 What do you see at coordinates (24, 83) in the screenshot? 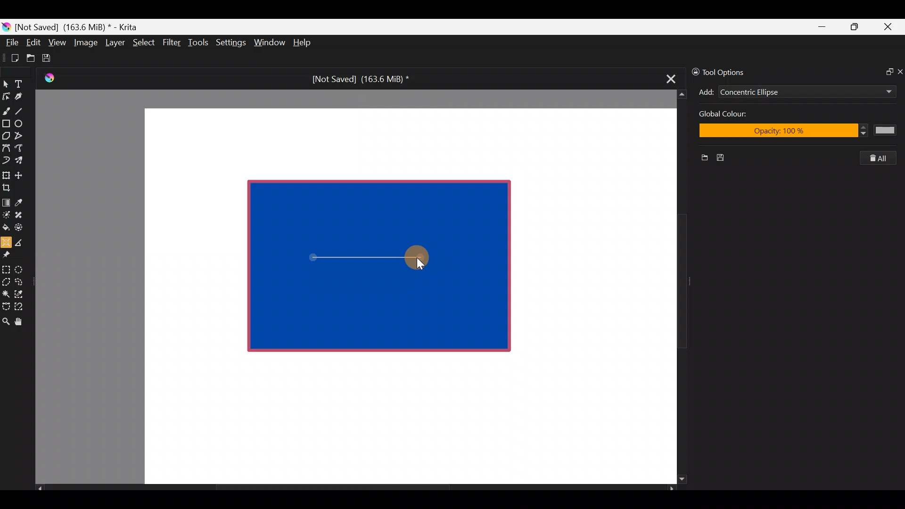
I see `Text tool` at bounding box center [24, 83].